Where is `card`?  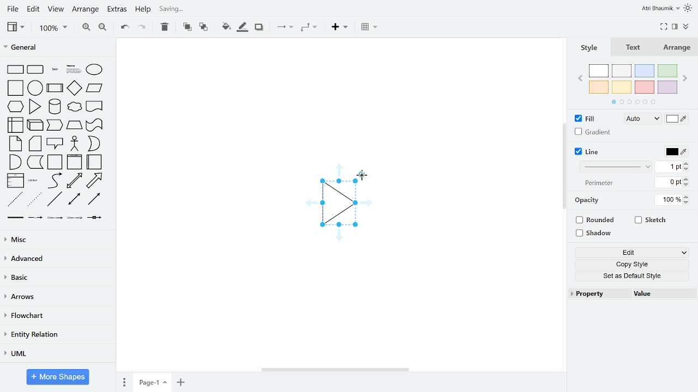 card is located at coordinates (35, 144).